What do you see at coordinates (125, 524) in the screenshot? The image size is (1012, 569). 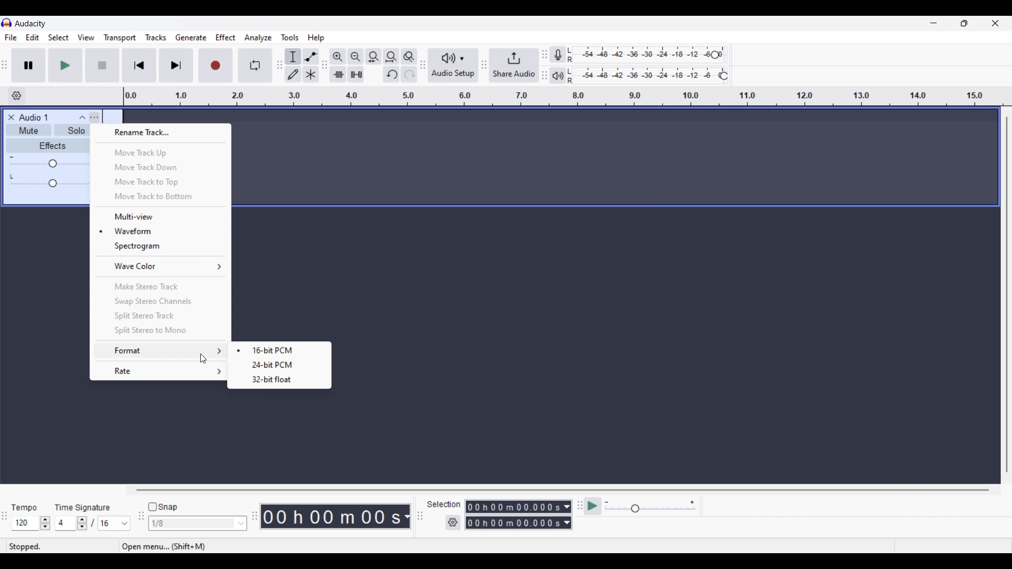 I see `Time signature options` at bounding box center [125, 524].